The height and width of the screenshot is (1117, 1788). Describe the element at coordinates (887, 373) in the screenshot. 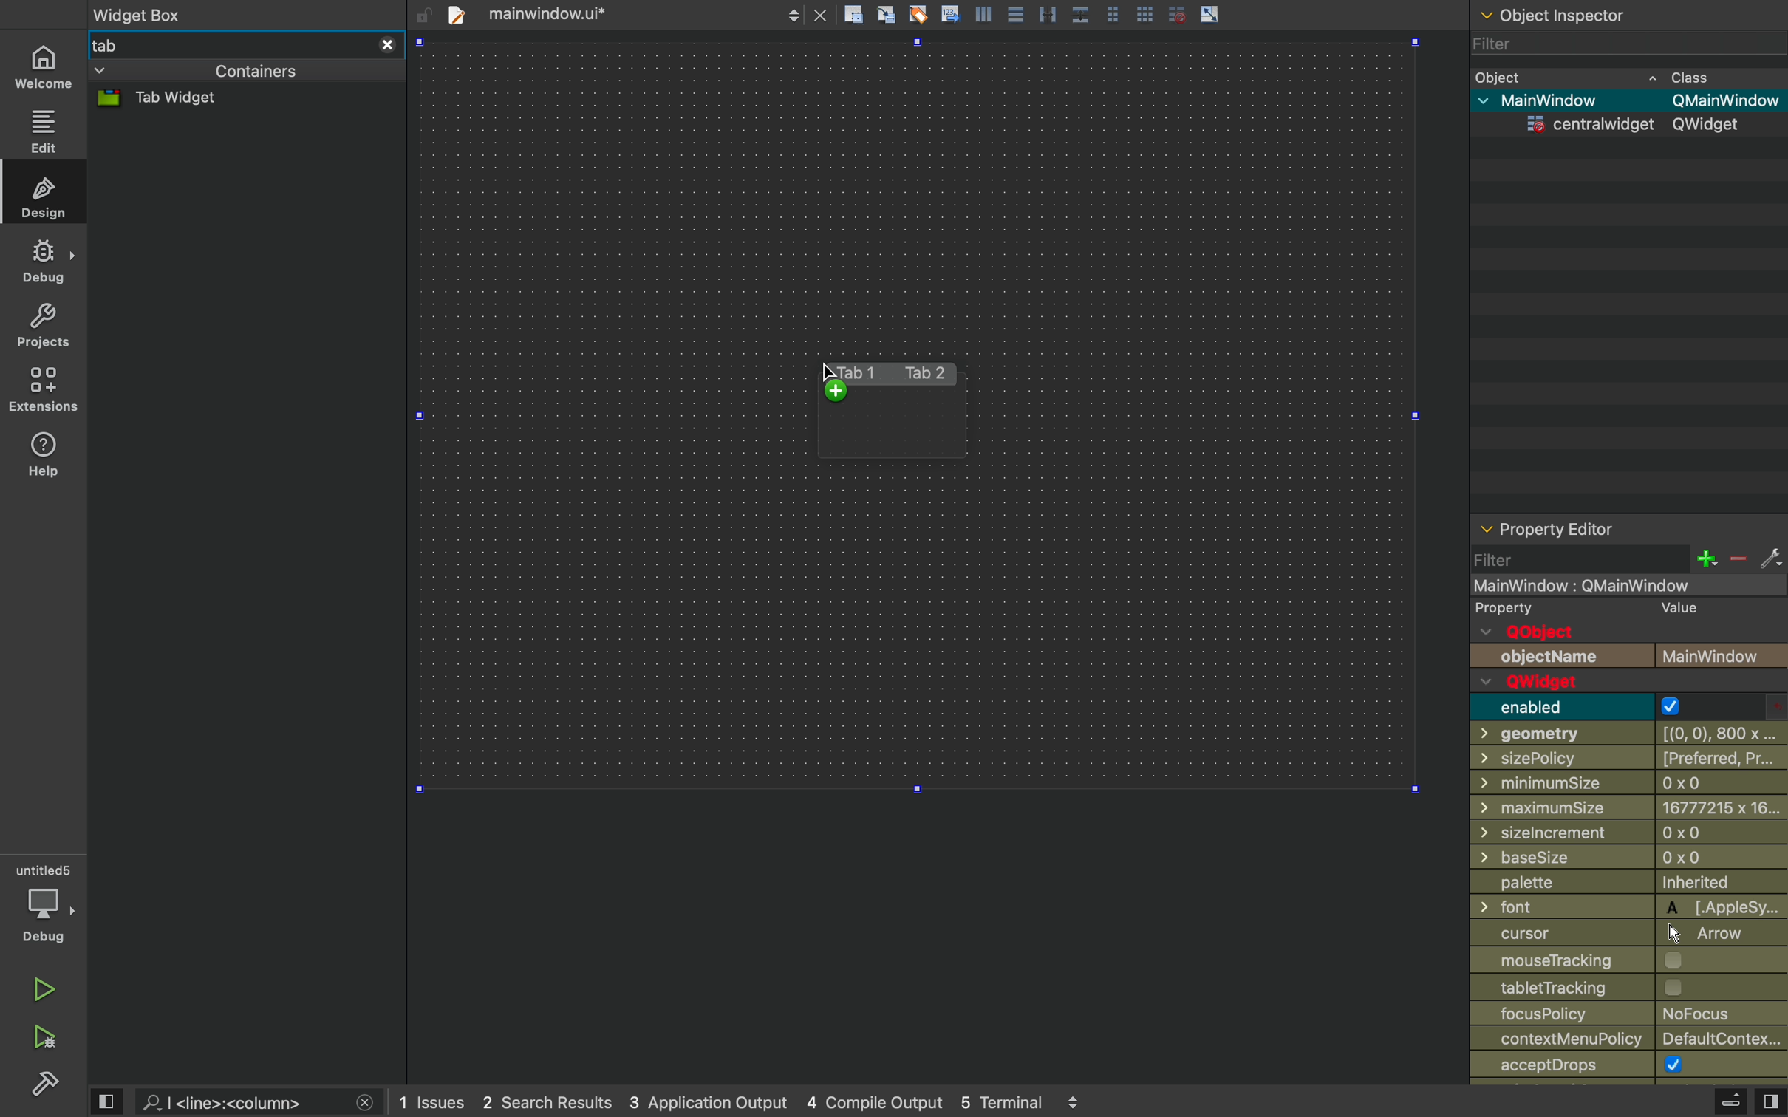

I see `tab1 tab2` at that location.